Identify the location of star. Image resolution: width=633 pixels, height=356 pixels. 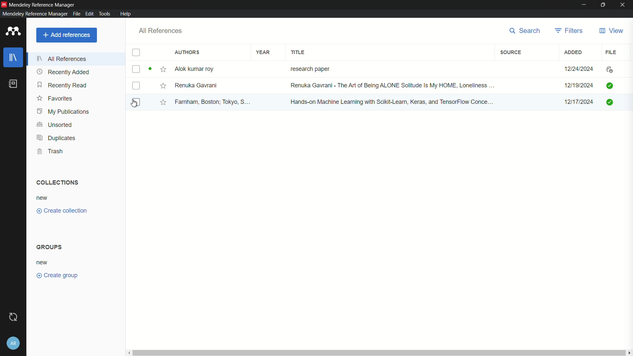
(163, 86).